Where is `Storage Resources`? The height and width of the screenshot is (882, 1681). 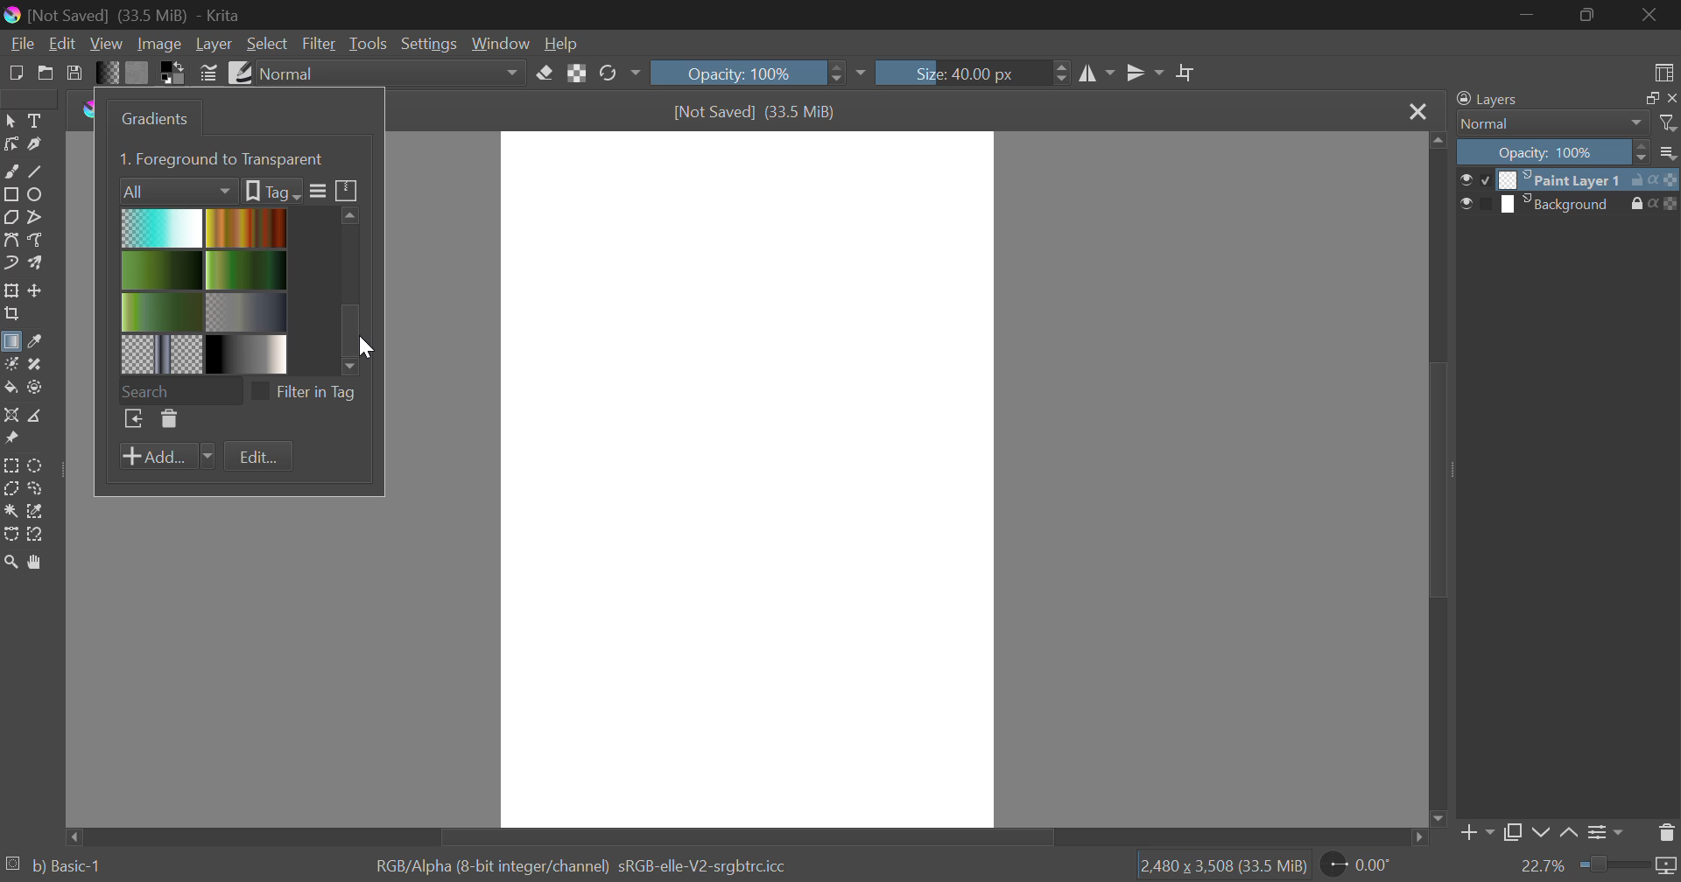 Storage Resources is located at coordinates (348, 189).